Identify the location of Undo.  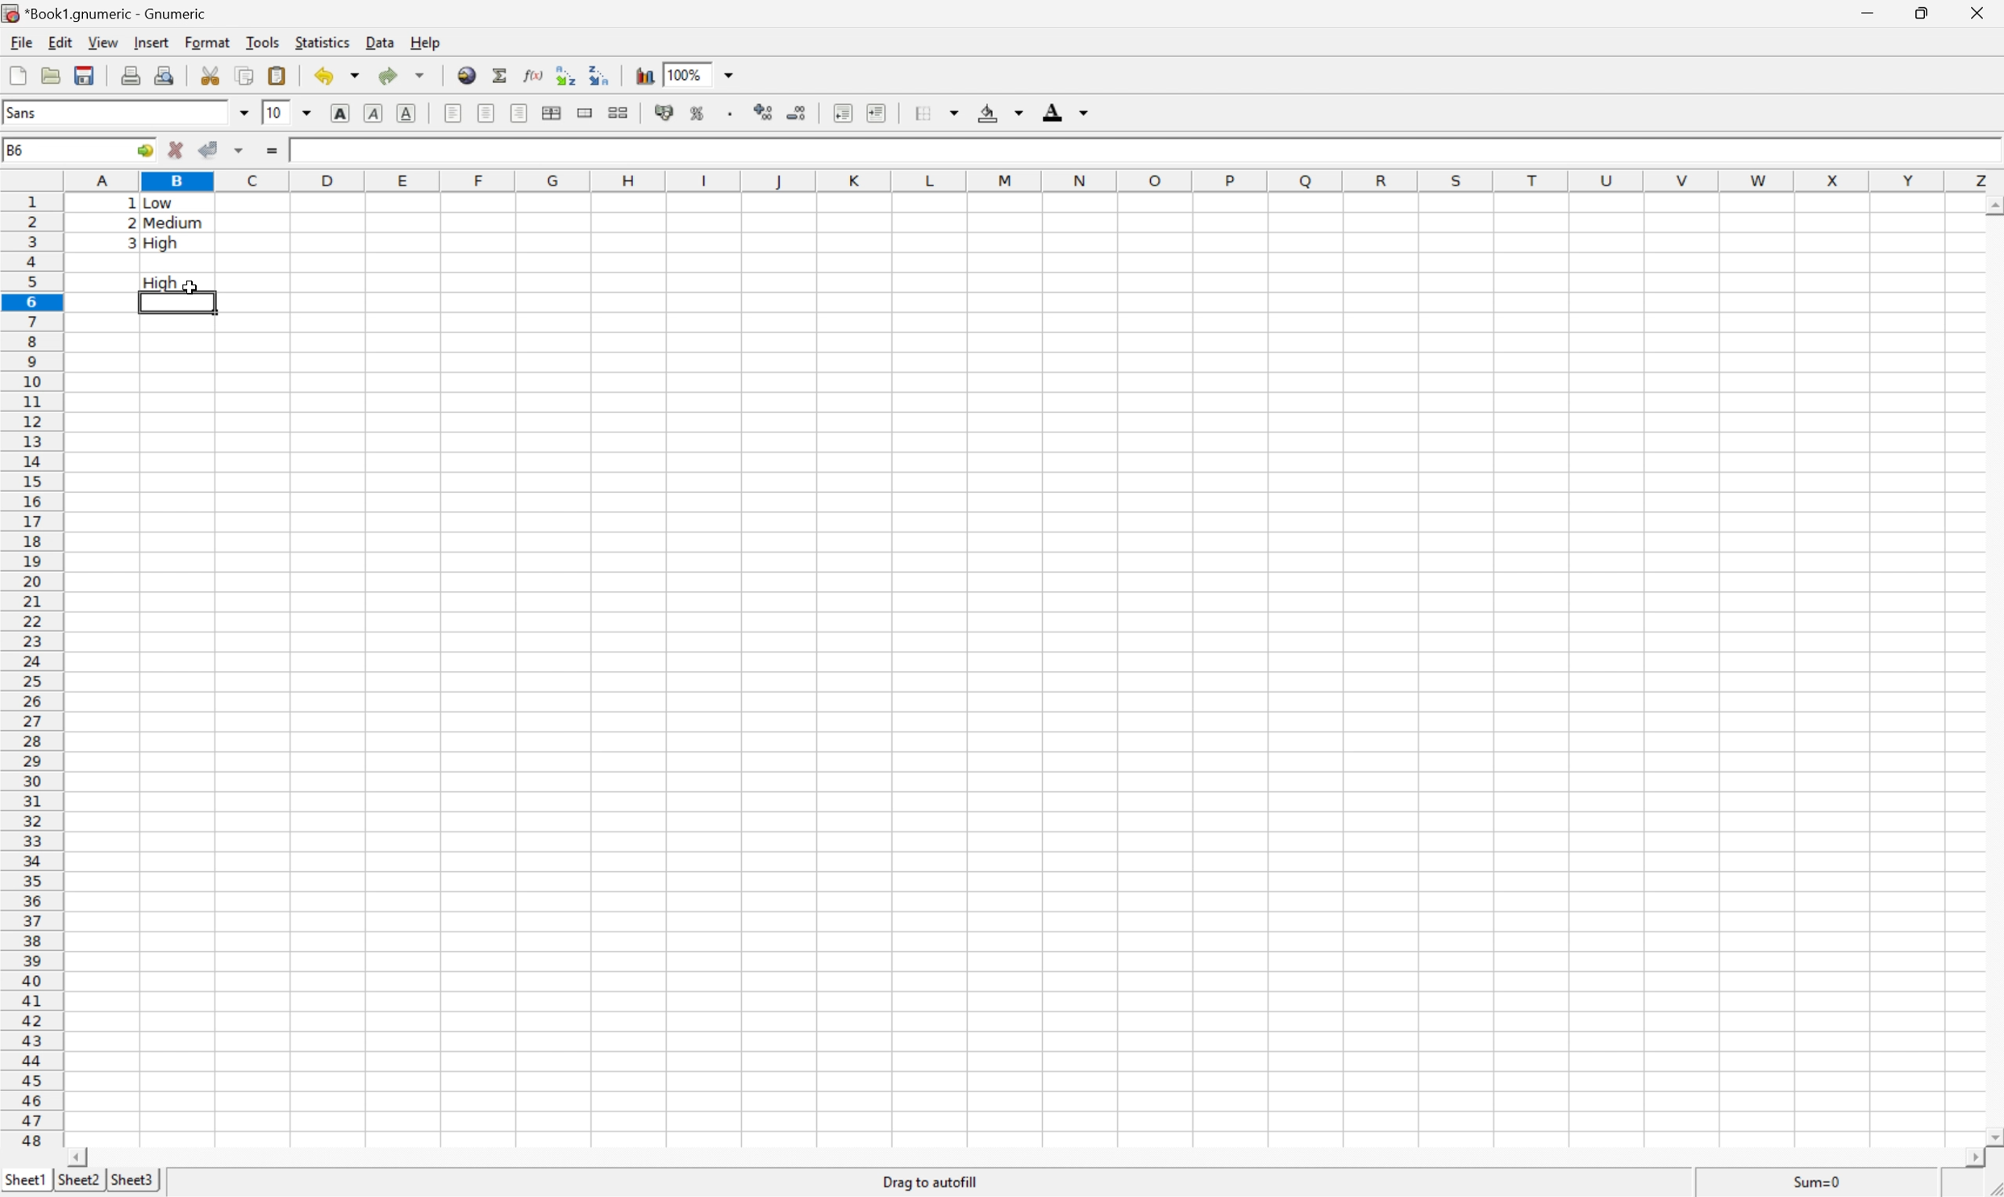
(331, 76).